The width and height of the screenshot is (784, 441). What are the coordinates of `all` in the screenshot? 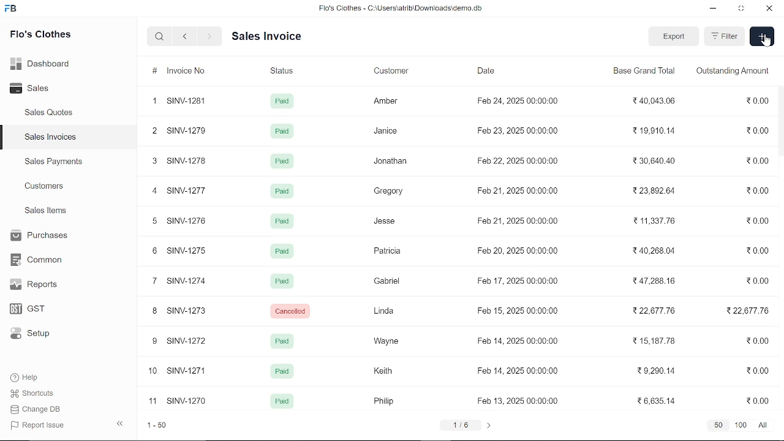 It's located at (764, 424).